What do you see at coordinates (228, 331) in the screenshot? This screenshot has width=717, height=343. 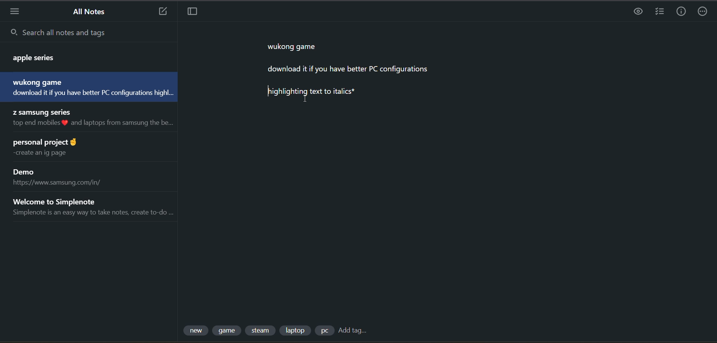 I see `tag 2` at bounding box center [228, 331].